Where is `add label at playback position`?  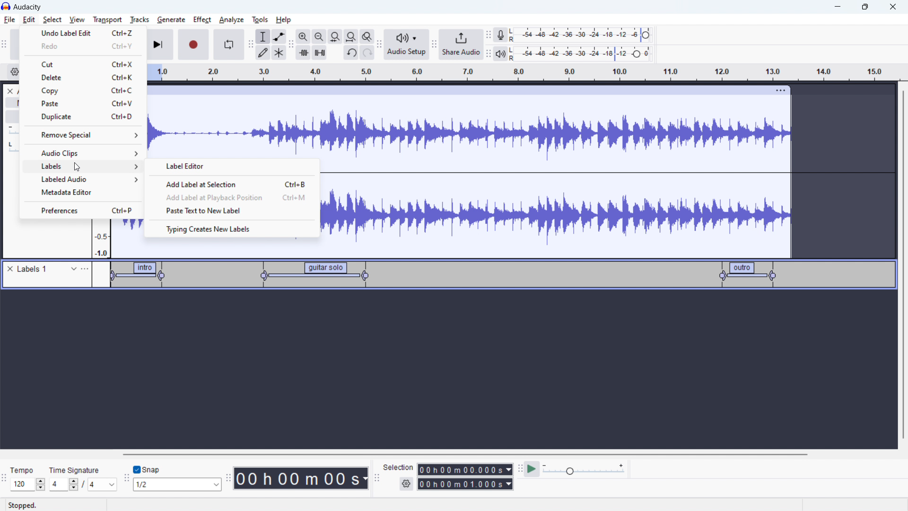
add label at playback position is located at coordinates (231, 198).